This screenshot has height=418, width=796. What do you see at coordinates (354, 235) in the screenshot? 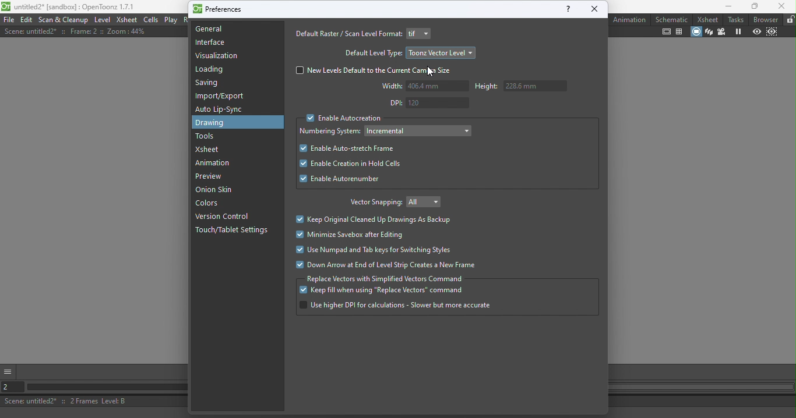
I see `Minimize savebox after editing` at bounding box center [354, 235].